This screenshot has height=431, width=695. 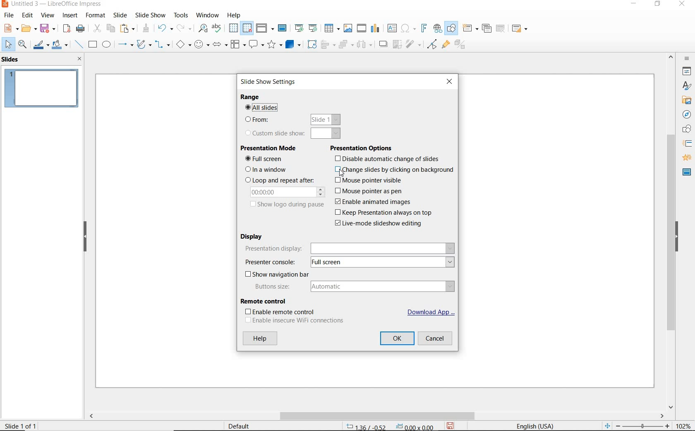 What do you see at coordinates (151, 15) in the screenshot?
I see `SLIDESHOW` at bounding box center [151, 15].